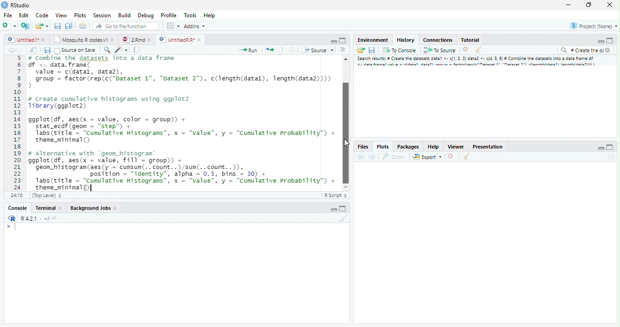  Describe the element at coordinates (478, 62) in the screenshot. I see `Search result # create dataset data..` at that location.